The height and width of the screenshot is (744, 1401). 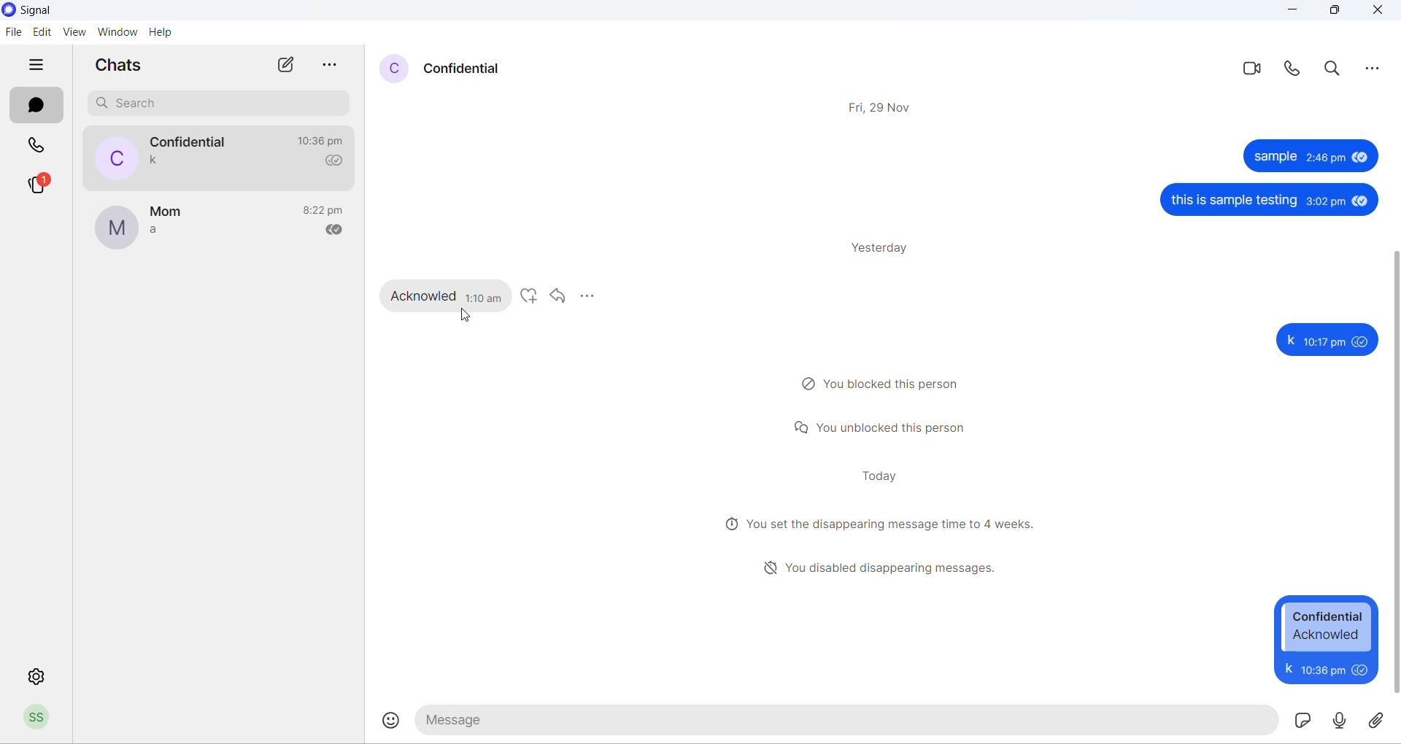 I want to click on search chats, so click(x=225, y=104).